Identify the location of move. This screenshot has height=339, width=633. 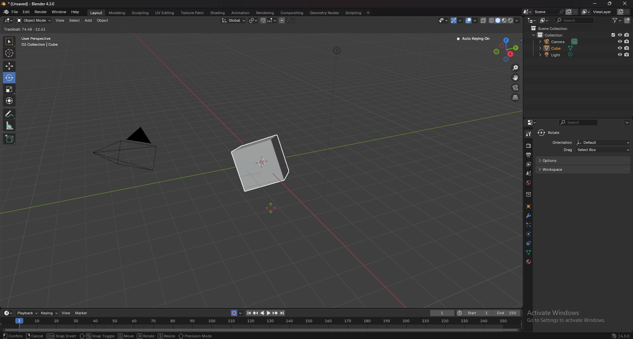
(9, 66).